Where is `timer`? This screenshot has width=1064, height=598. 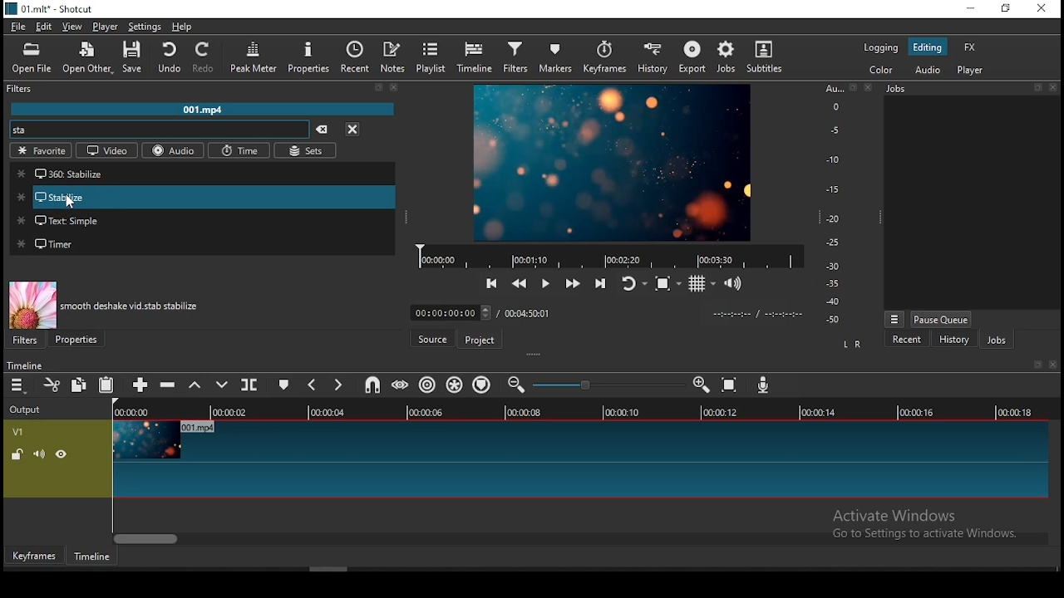
timer is located at coordinates (202, 244).